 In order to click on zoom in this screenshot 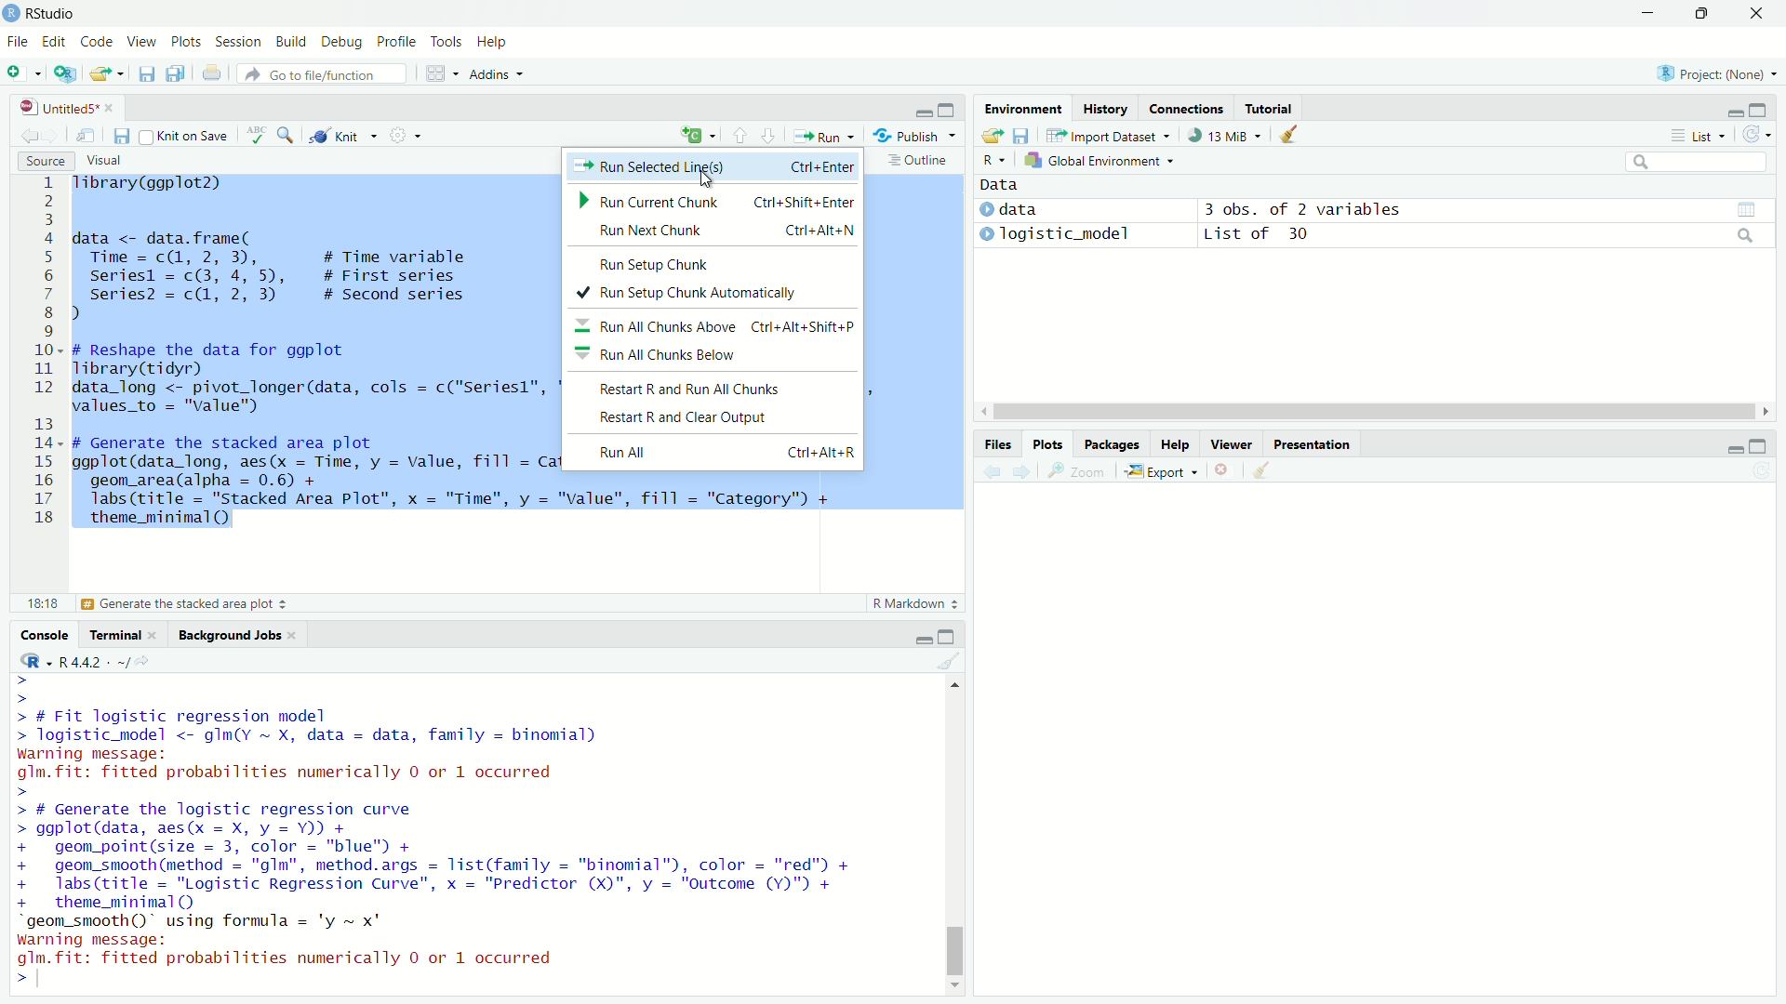, I will do `click(289, 136)`.